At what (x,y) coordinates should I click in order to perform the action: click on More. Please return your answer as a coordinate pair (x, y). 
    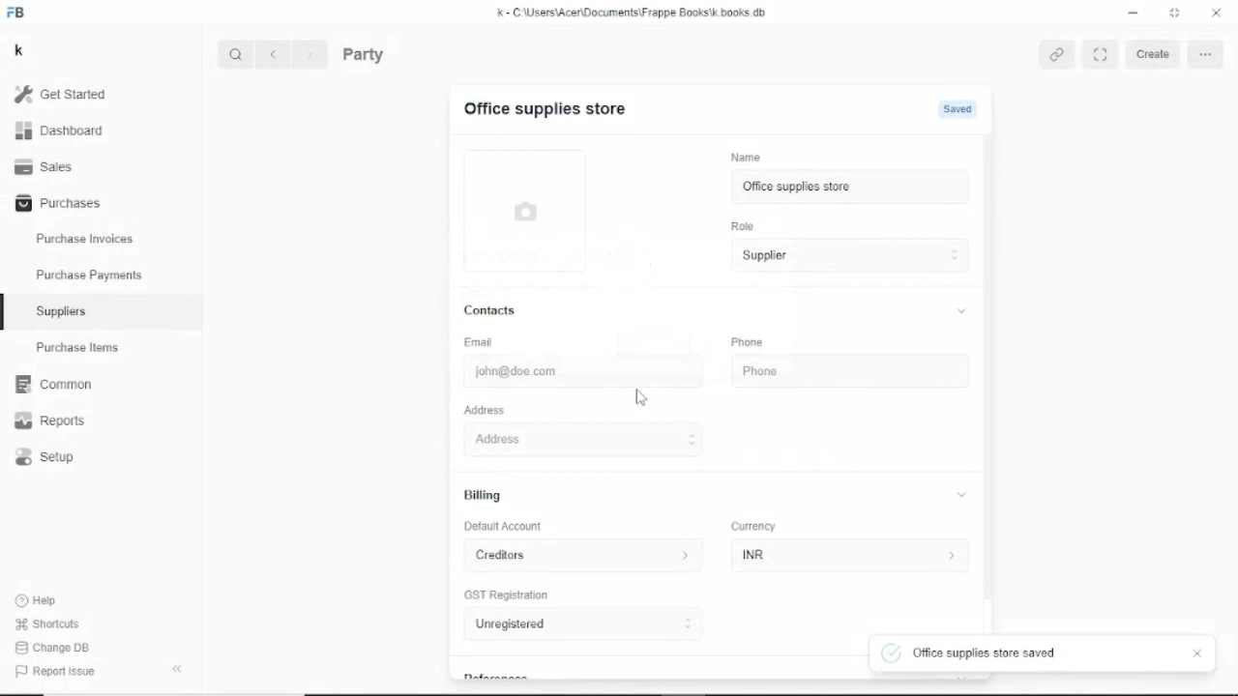
    Looking at the image, I should click on (1472, 54).